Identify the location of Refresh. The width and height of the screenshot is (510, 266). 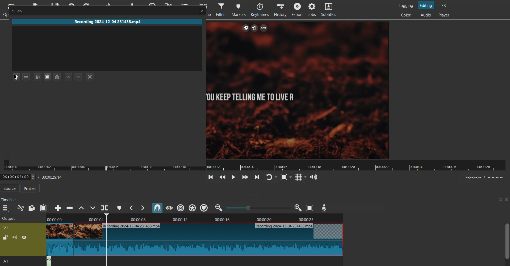
(271, 177).